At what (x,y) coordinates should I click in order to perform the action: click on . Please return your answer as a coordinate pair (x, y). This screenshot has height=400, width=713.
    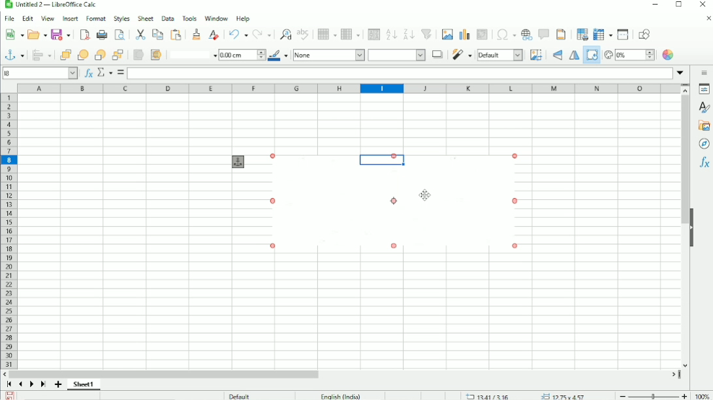
    Looking at the image, I should click on (118, 55).